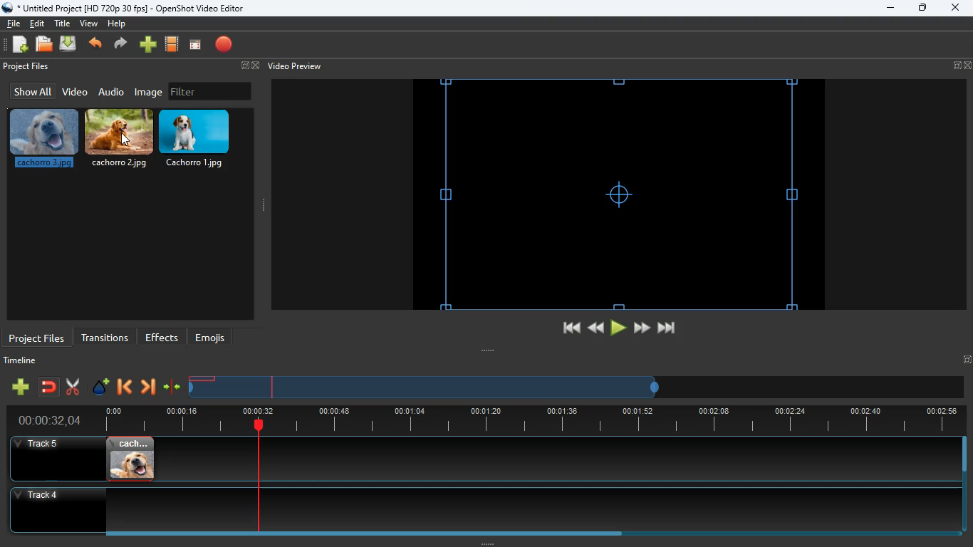 Image resolution: width=973 pixels, height=547 pixels. What do you see at coordinates (172, 45) in the screenshot?
I see `film` at bounding box center [172, 45].